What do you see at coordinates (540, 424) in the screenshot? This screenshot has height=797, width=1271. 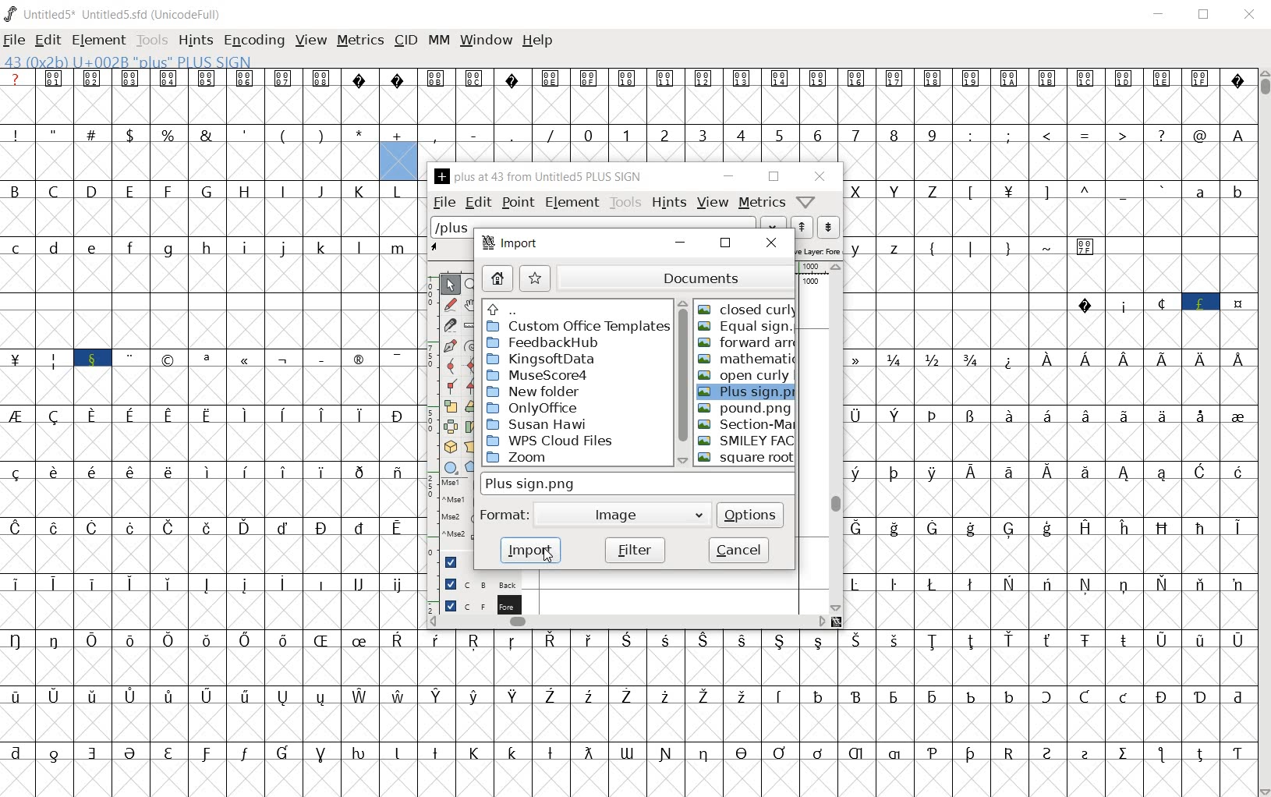 I see `Susan Hawi` at bounding box center [540, 424].